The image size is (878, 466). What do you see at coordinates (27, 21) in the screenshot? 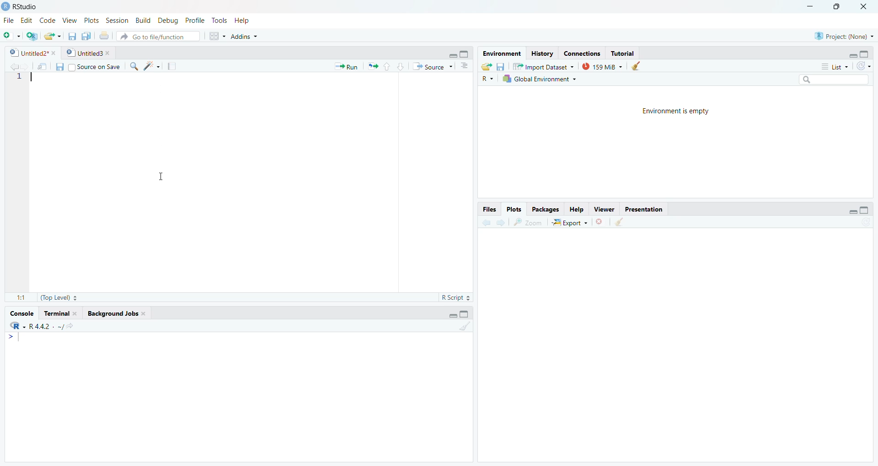
I see `Edit` at bounding box center [27, 21].